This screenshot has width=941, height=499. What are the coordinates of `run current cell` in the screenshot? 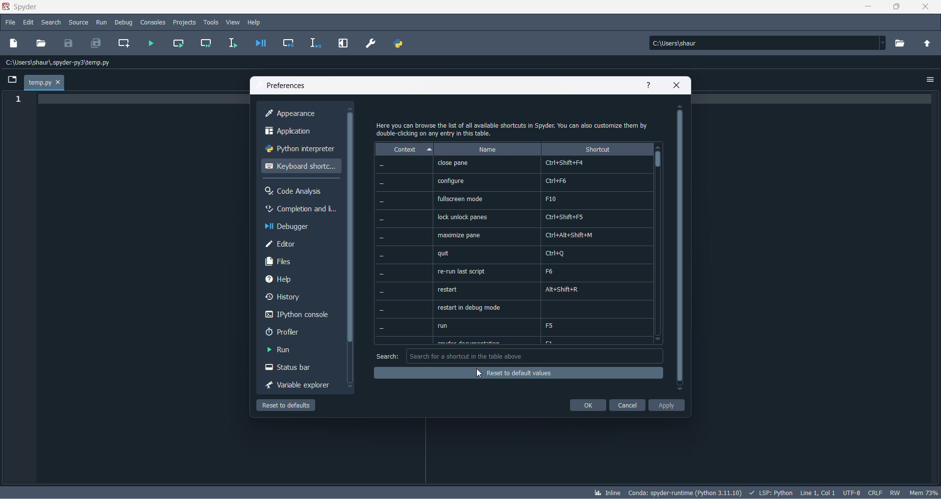 It's located at (178, 42).